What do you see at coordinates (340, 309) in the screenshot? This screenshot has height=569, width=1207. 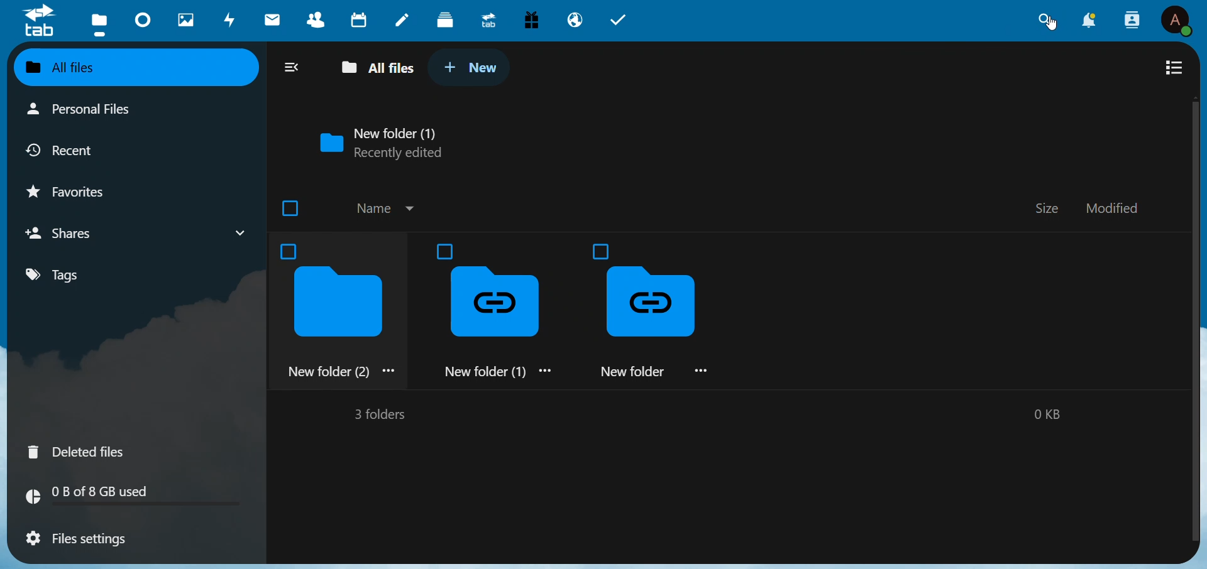 I see `new folder 2` at bounding box center [340, 309].